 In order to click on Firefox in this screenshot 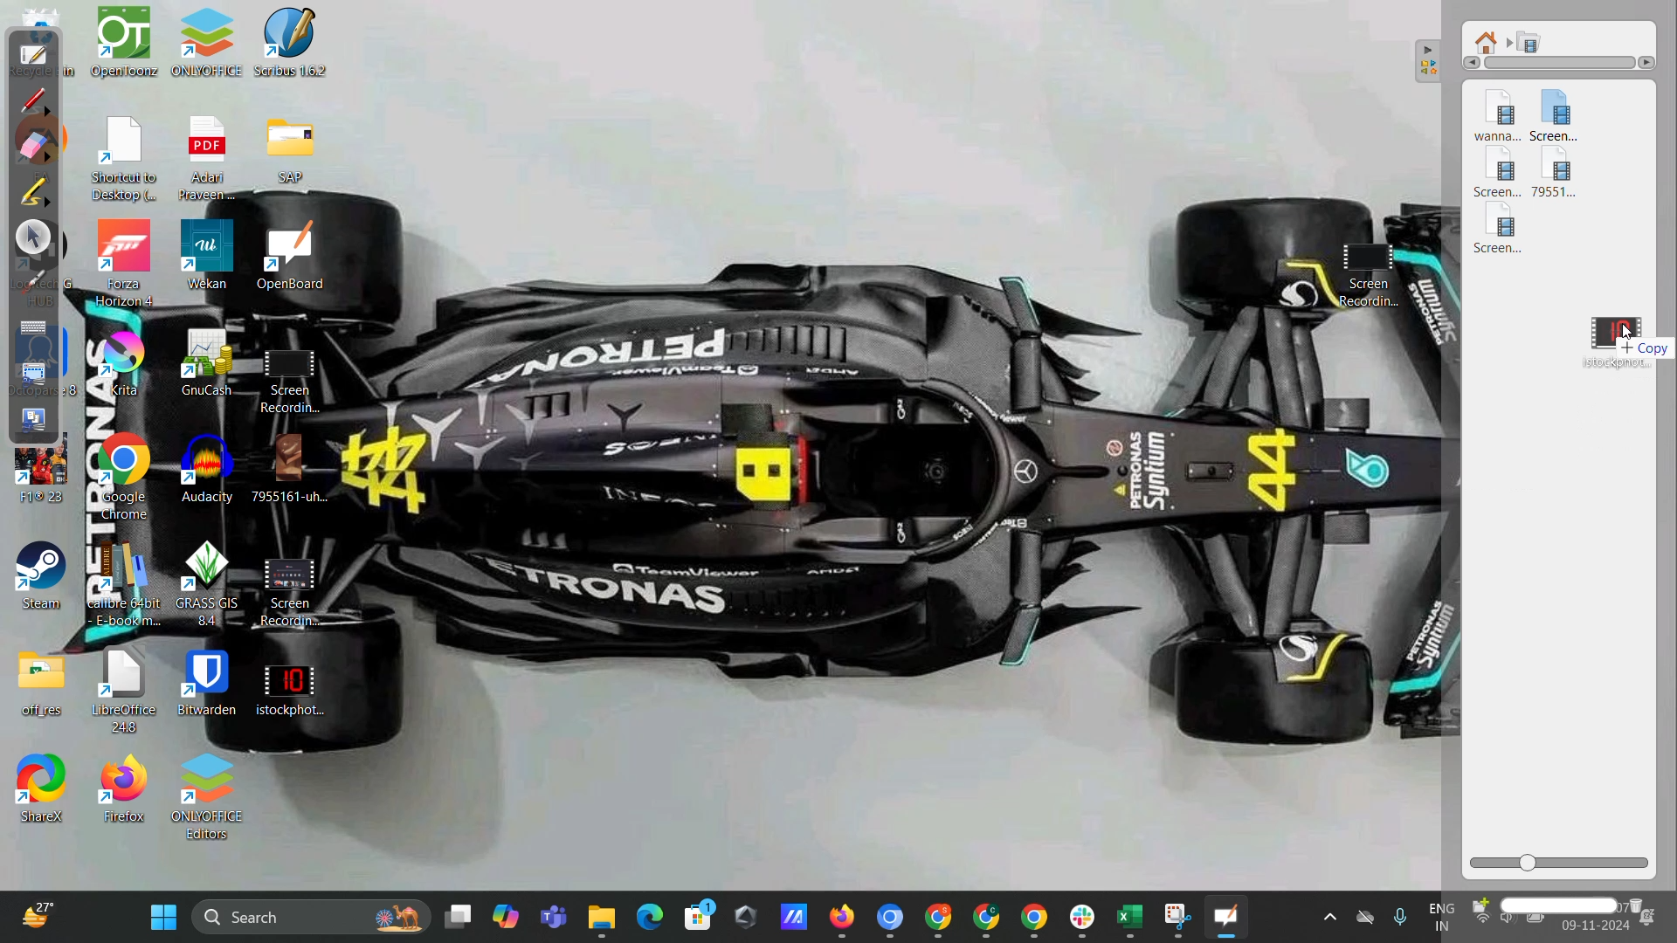, I will do `click(128, 790)`.